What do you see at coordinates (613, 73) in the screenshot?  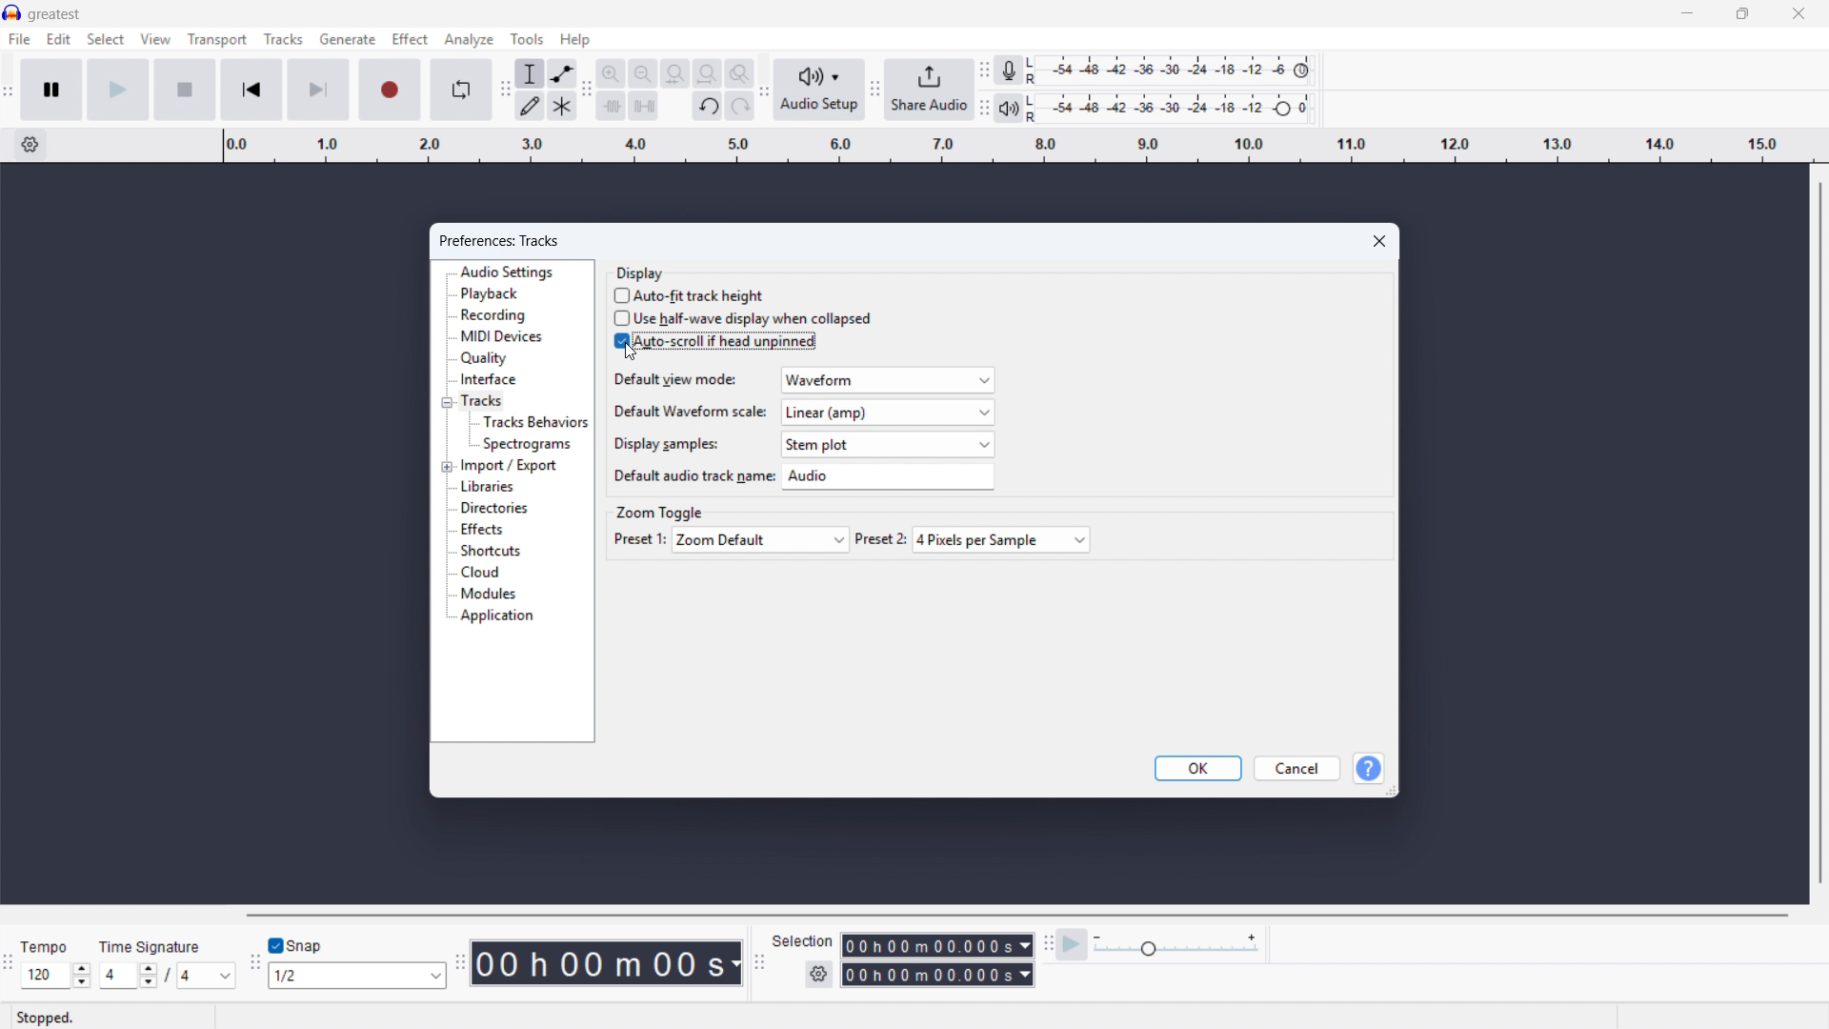 I see `Zoom in ` at bounding box center [613, 73].